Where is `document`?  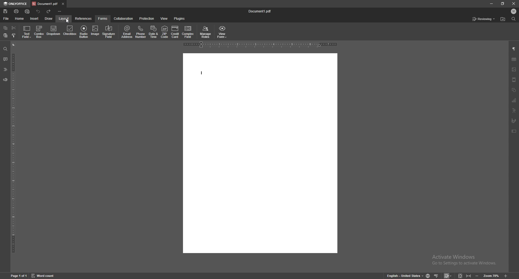 document is located at coordinates (260, 153).